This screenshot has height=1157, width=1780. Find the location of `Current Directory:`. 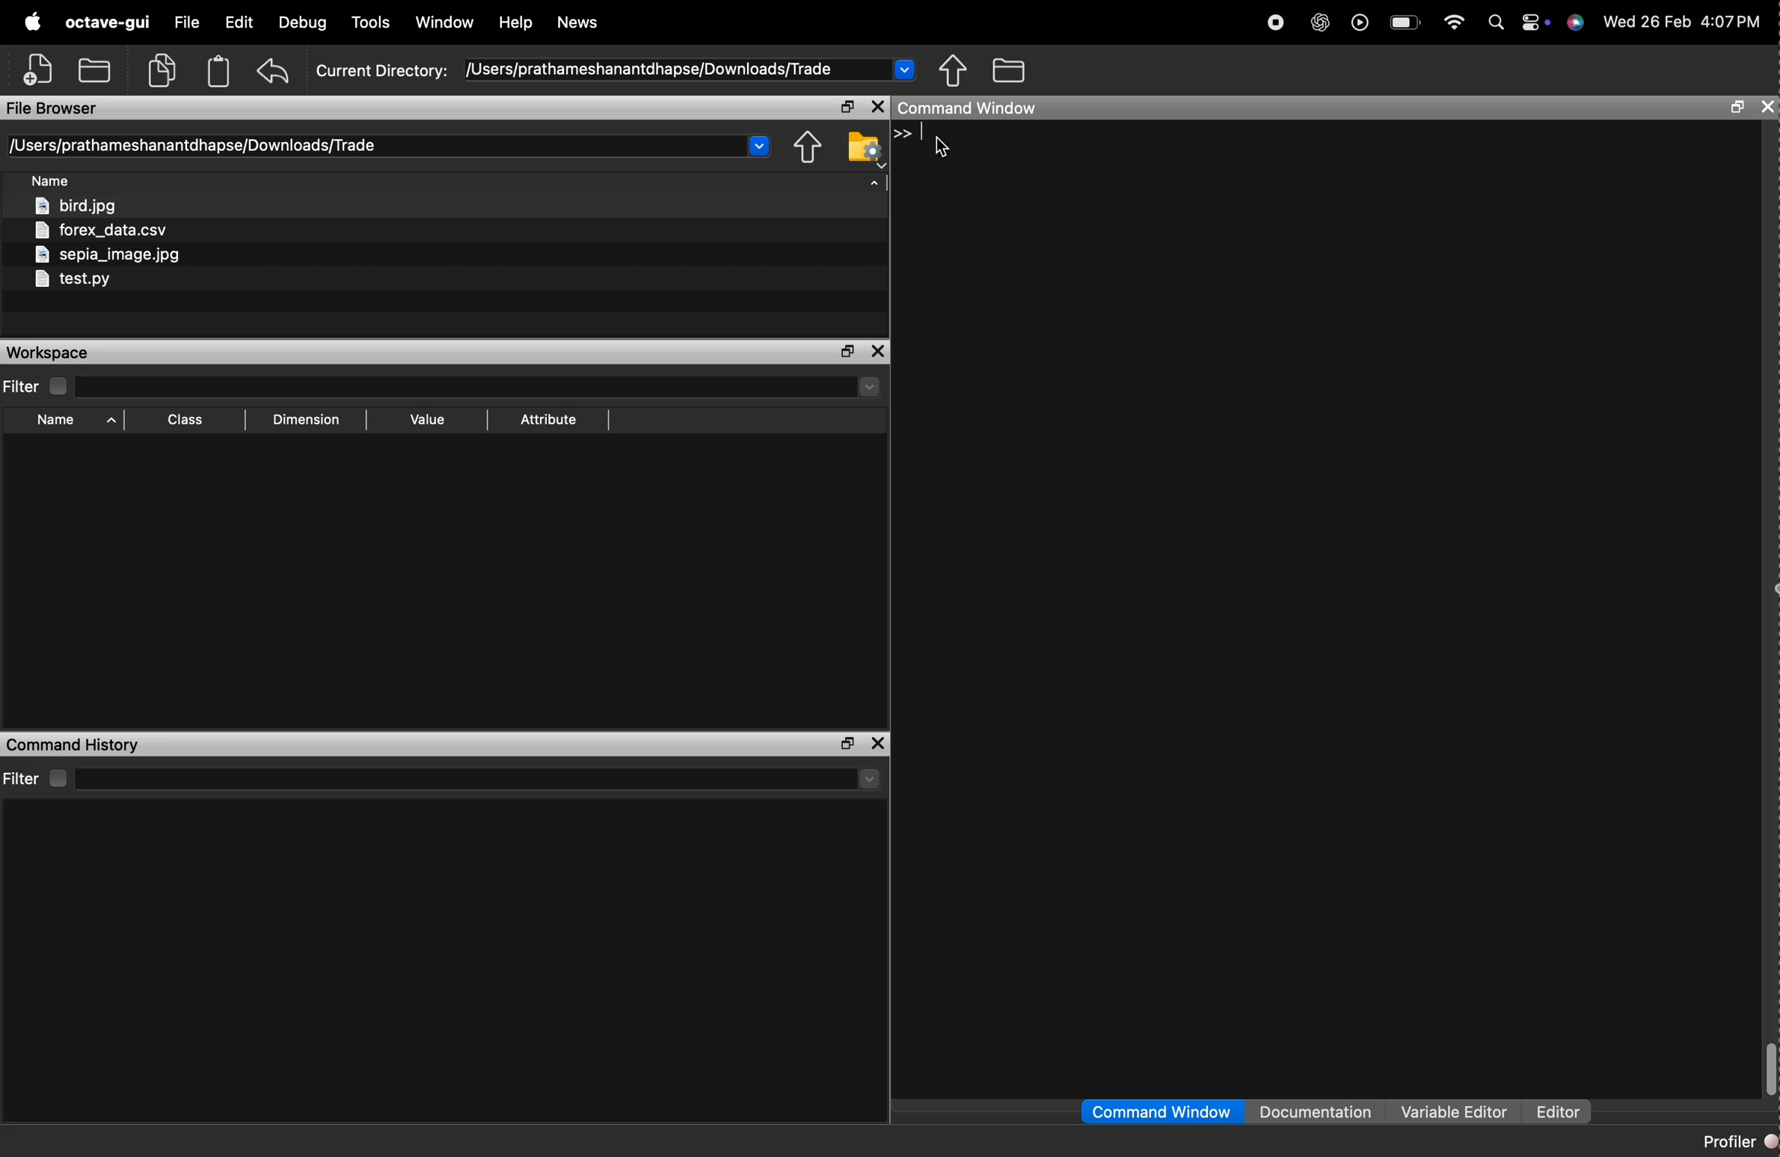

Current Directory: is located at coordinates (381, 72).